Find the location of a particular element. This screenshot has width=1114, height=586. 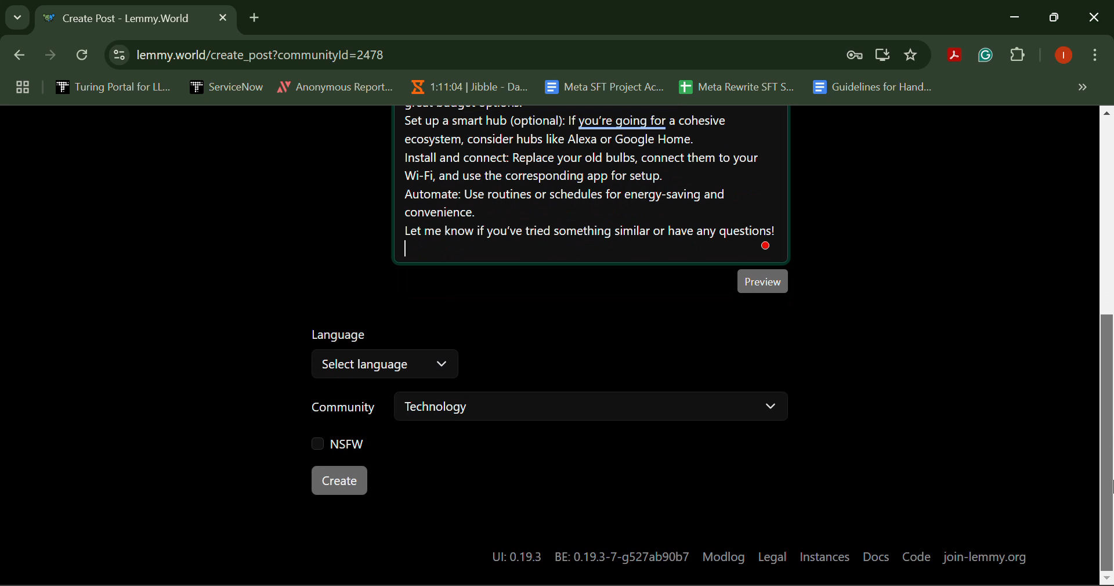

Instances is located at coordinates (825, 553).